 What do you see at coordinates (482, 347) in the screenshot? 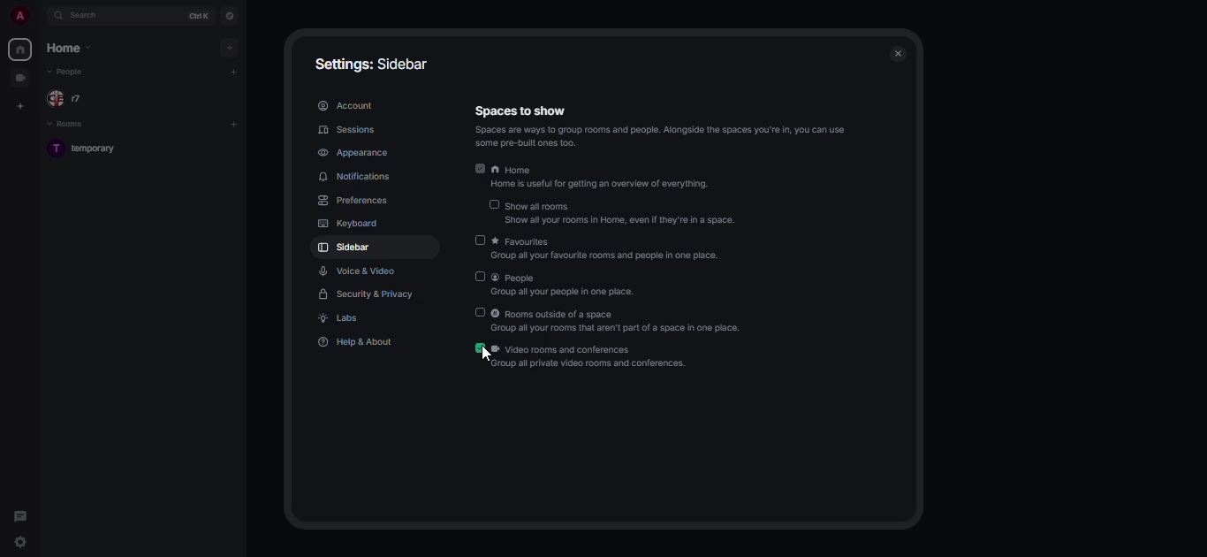
I see `enabled` at bounding box center [482, 347].